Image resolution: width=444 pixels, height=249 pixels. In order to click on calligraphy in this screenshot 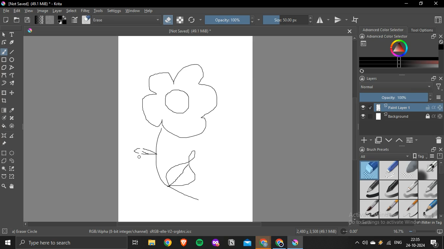, I will do `click(12, 42)`.